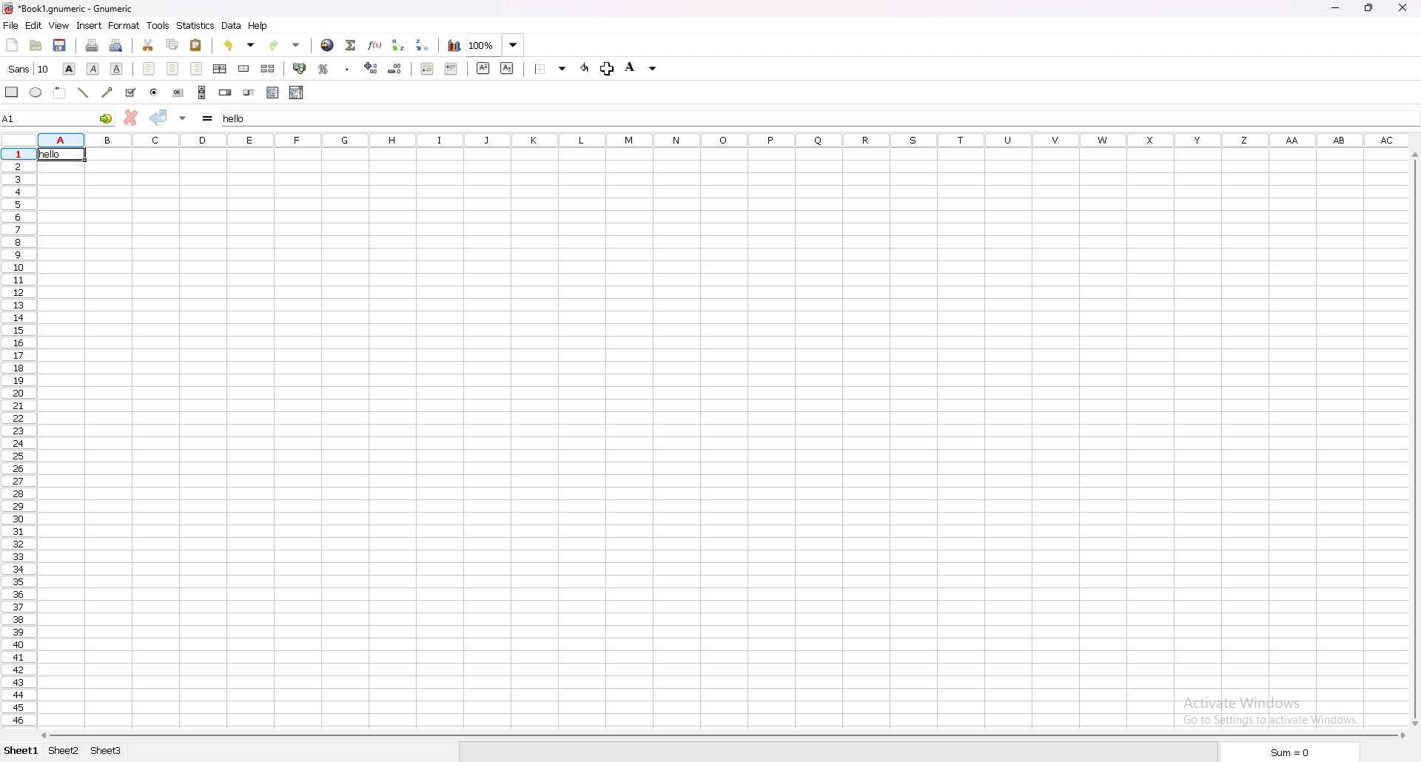 The width and height of the screenshot is (1421, 762). Describe the element at coordinates (259, 26) in the screenshot. I see `help` at that location.